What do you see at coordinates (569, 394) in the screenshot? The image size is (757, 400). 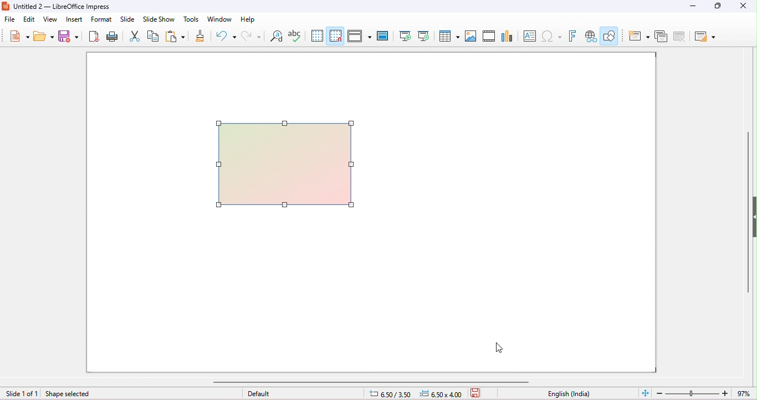 I see `English (India)` at bounding box center [569, 394].